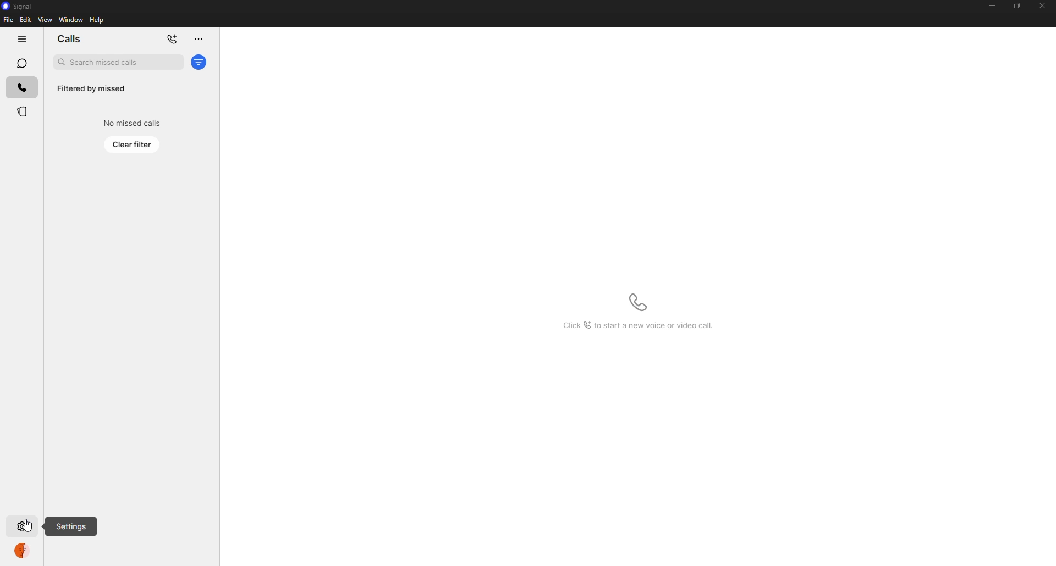 This screenshot has height=566, width=1056. What do you see at coordinates (20, 63) in the screenshot?
I see `chats` at bounding box center [20, 63].